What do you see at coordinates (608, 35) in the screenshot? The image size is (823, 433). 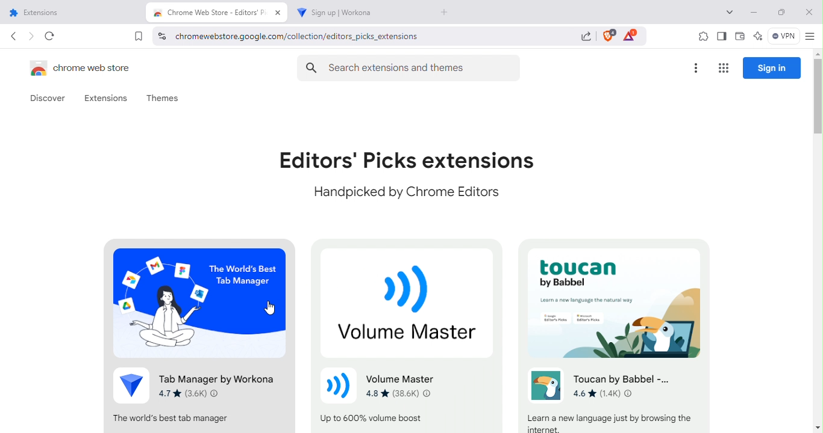 I see `Brave shields` at bounding box center [608, 35].